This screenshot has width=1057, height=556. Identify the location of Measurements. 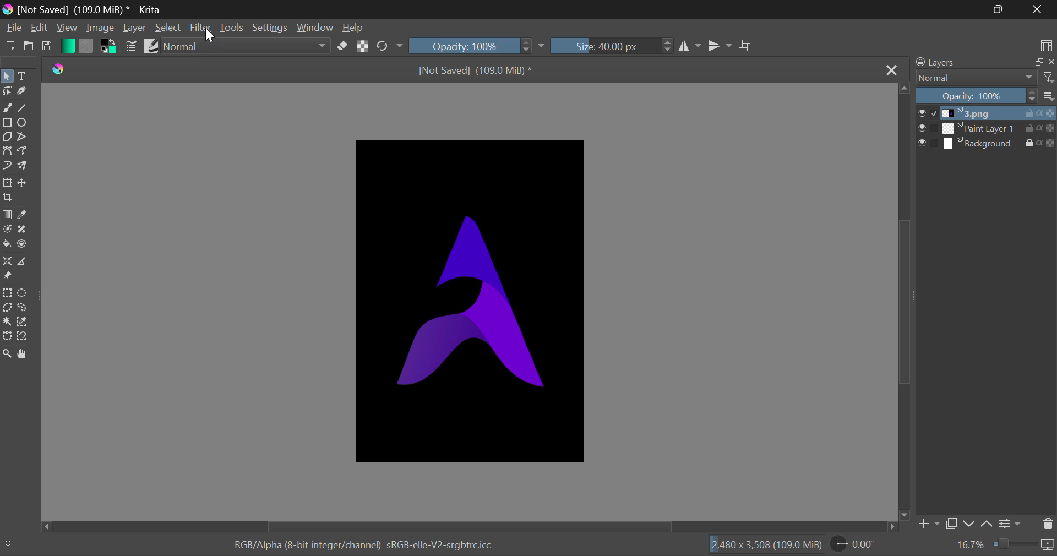
(25, 261).